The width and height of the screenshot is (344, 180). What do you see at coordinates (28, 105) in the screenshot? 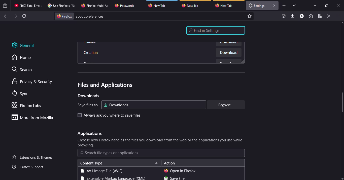
I see `firefox labs` at bounding box center [28, 105].